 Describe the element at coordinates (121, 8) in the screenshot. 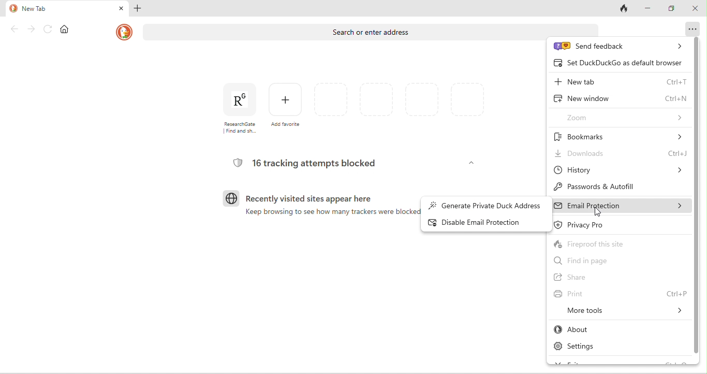

I see `close tab` at that location.